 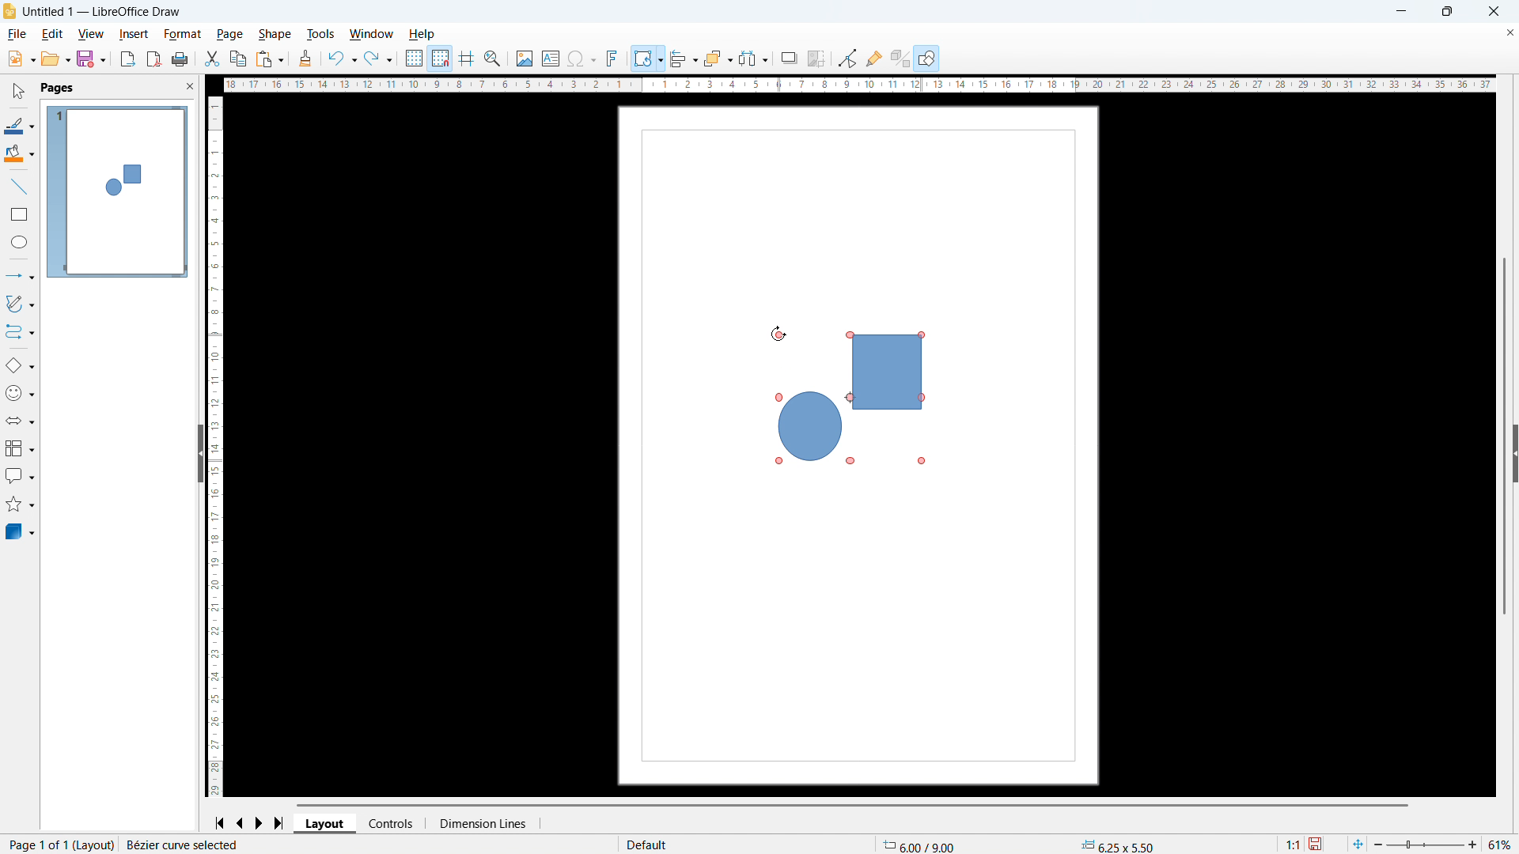 What do you see at coordinates (847, 393) in the screenshot?
I see `In rotation mode ` at bounding box center [847, 393].